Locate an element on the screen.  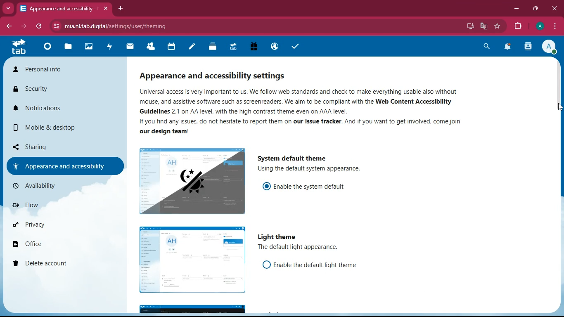
files is located at coordinates (66, 47).